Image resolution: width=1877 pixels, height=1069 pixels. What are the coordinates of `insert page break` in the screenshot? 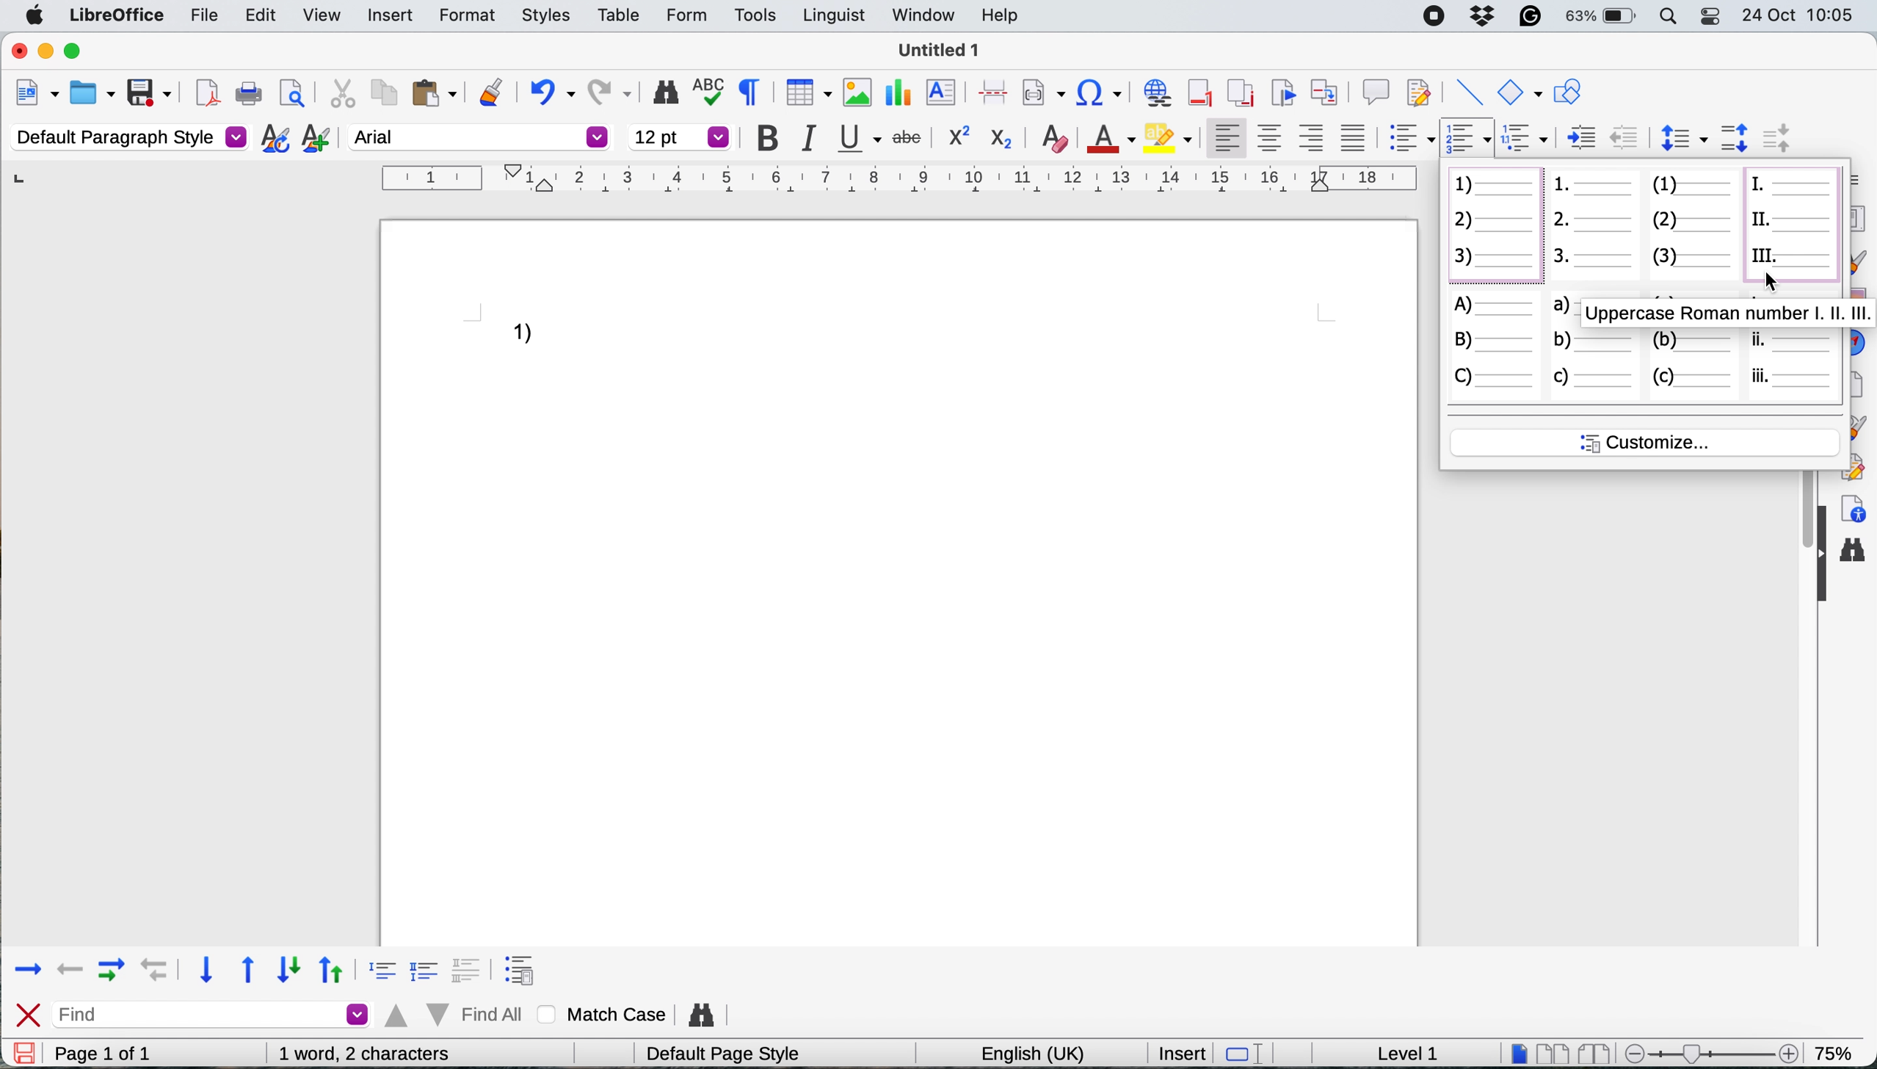 It's located at (992, 91).